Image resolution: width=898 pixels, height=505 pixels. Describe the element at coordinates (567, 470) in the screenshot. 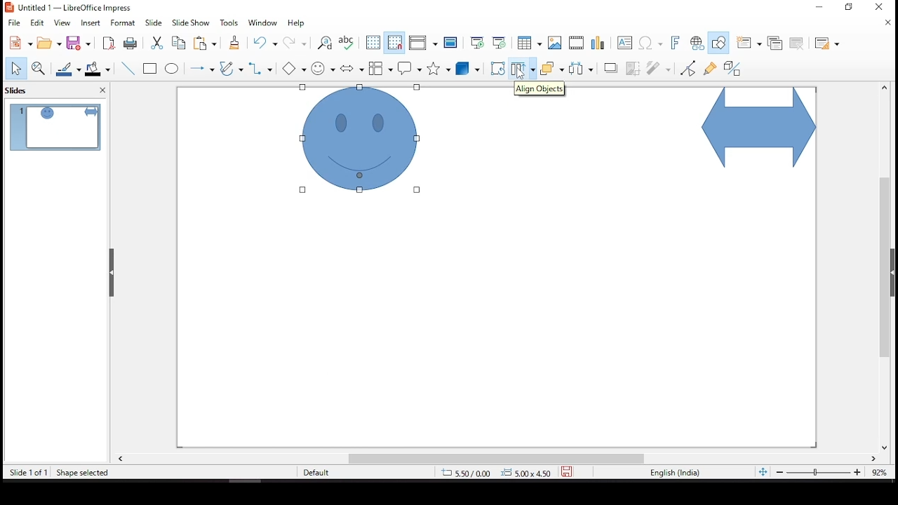

I see `save` at that location.